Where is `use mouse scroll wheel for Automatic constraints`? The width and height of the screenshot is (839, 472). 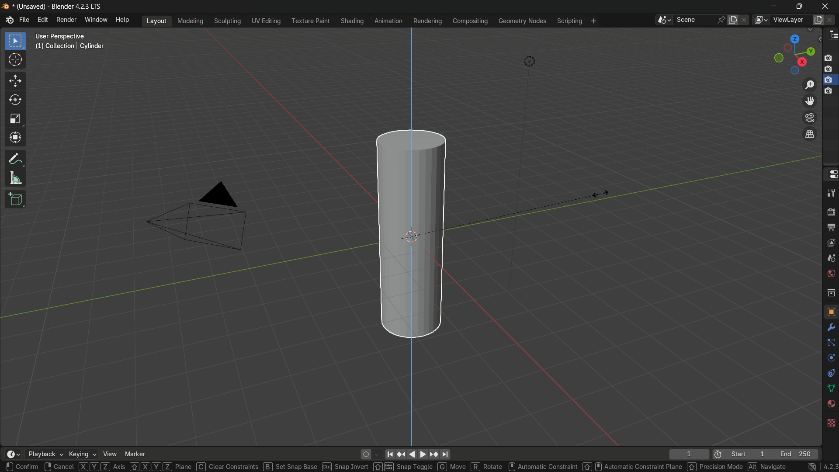 use mouse scroll wheel for Automatic constraints is located at coordinates (544, 467).